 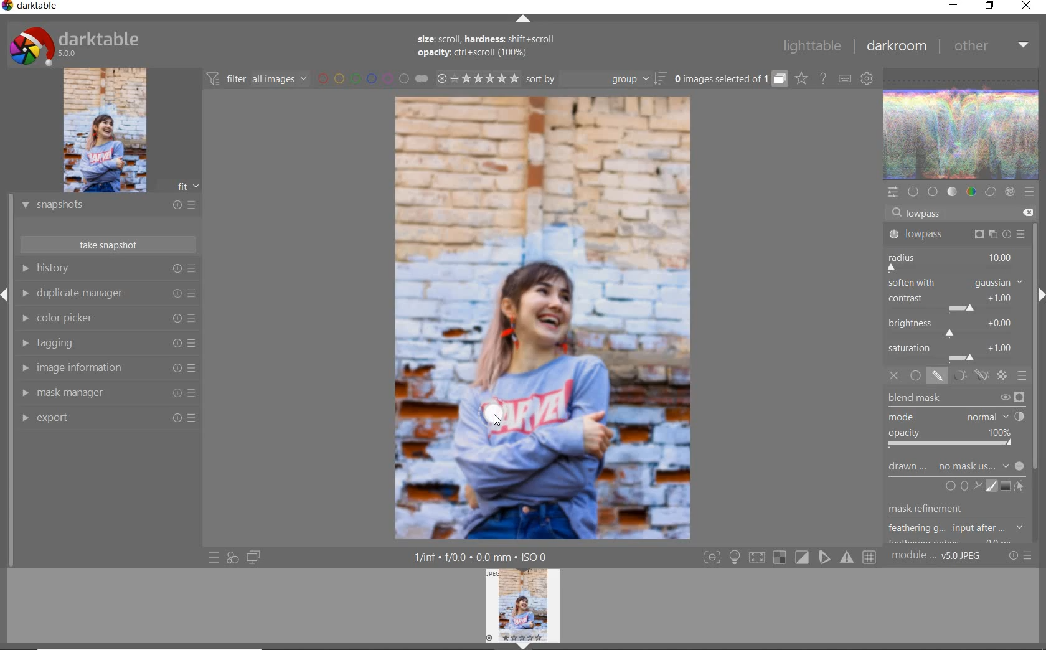 What do you see at coordinates (1021, 556) in the screenshot?
I see `reset or presets and preferences` at bounding box center [1021, 556].